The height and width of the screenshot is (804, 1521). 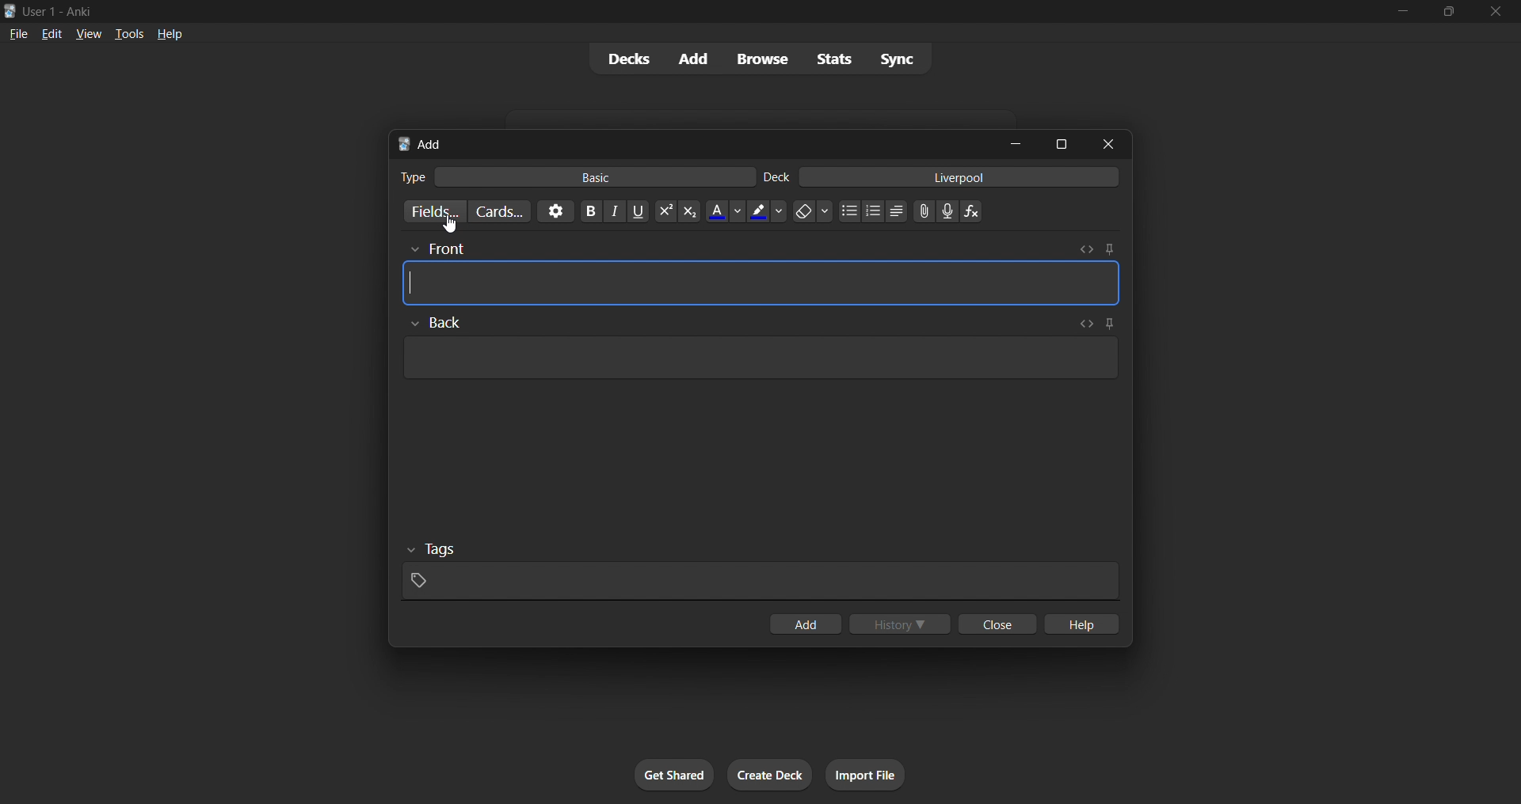 What do you see at coordinates (436, 250) in the screenshot?
I see `` at bounding box center [436, 250].